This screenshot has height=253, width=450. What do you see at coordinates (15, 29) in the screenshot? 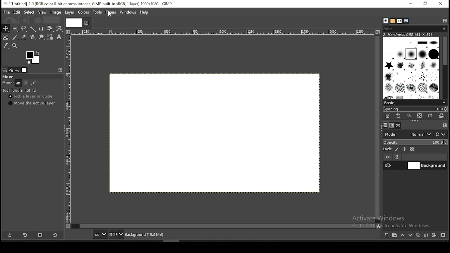
I see `rectangular selection tool` at bounding box center [15, 29].